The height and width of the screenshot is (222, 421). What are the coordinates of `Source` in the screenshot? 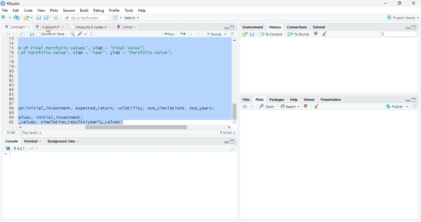 It's located at (215, 34).